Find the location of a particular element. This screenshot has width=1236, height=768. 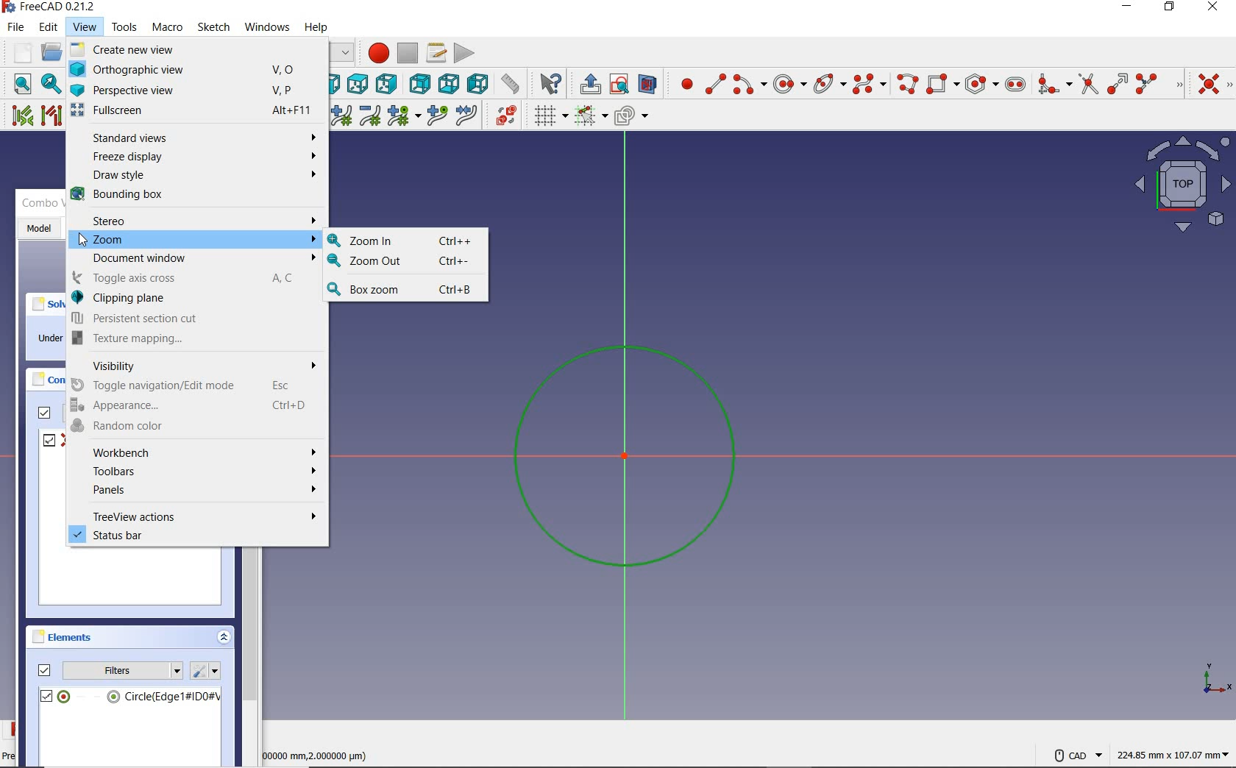

VAD Navigation Style is located at coordinates (1076, 756).